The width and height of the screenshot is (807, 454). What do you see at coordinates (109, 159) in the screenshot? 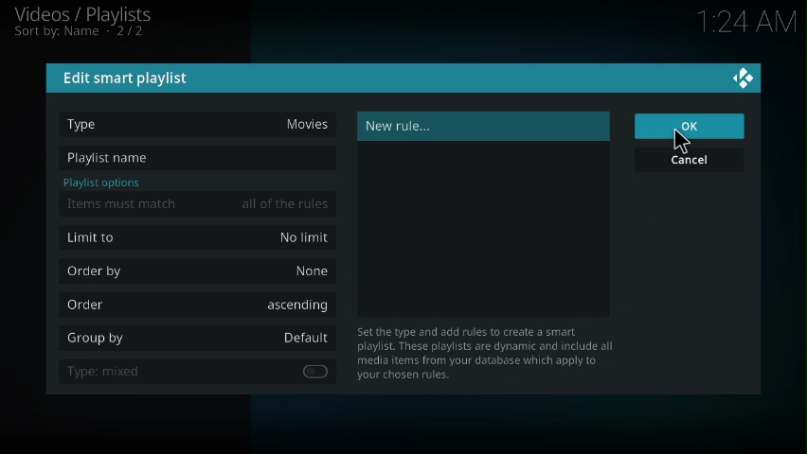
I see `playlist name` at bounding box center [109, 159].